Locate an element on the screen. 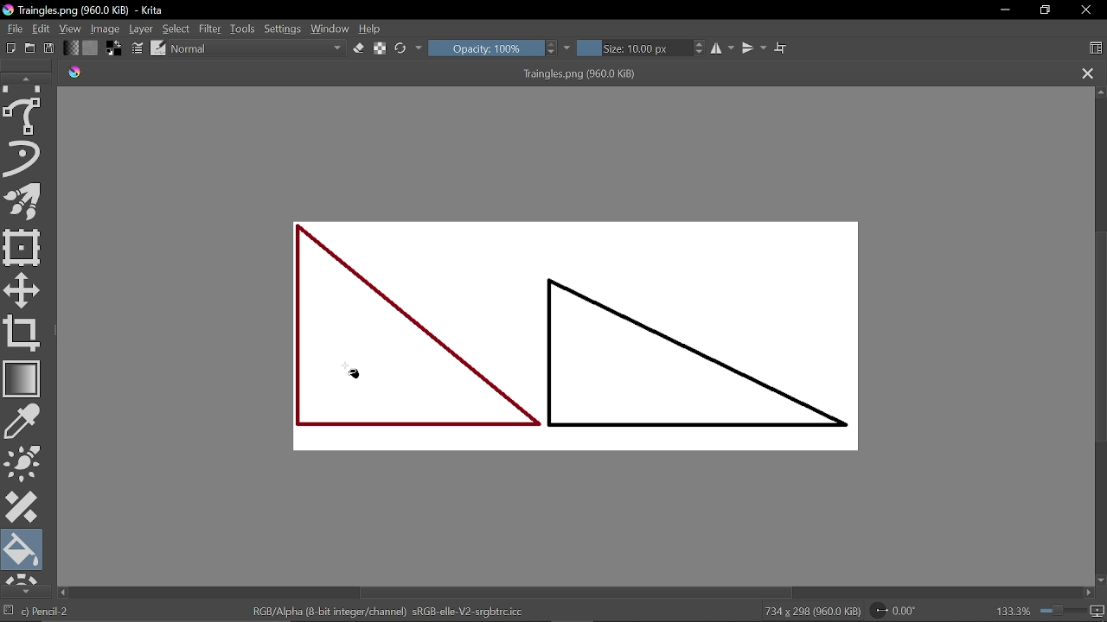  c) Pencil-2 is located at coordinates (46, 612).